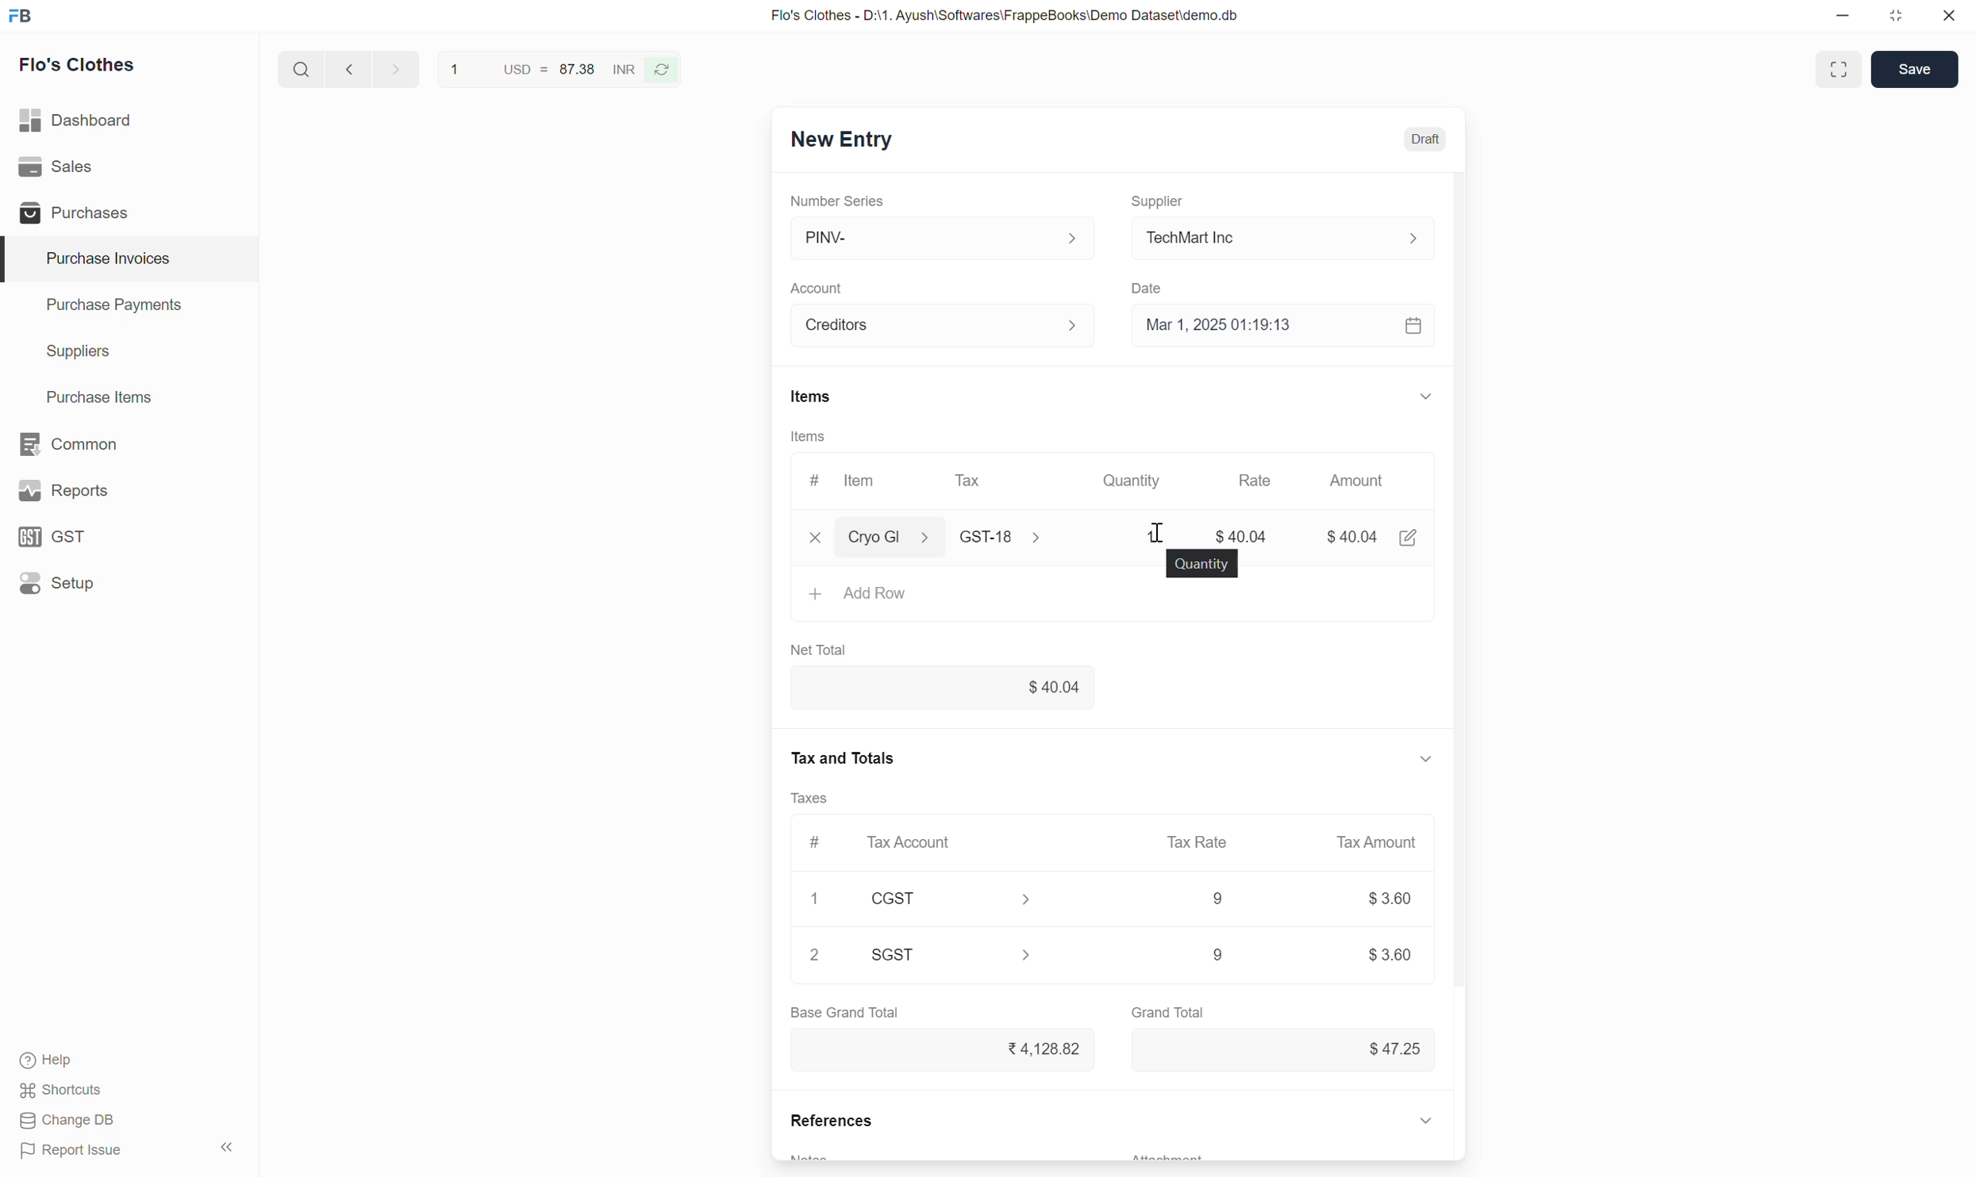  I want to click on expand, so click(1437, 395).